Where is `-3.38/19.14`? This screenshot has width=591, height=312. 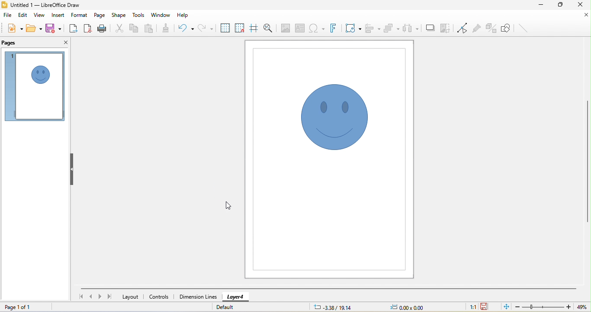 -3.38/19.14 is located at coordinates (334, 308).